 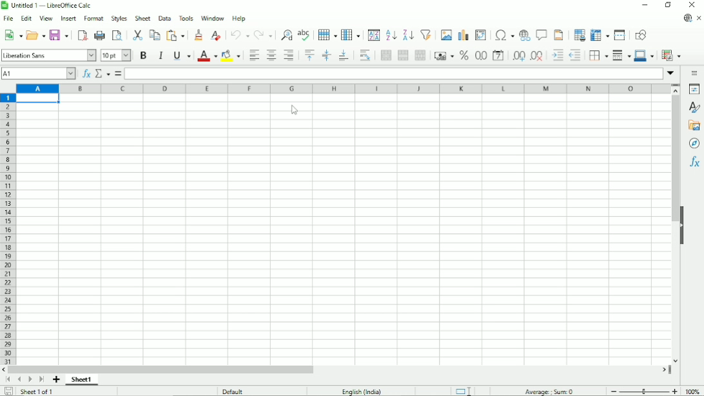 What do you see at coordinates (645, 6) in the screenshot?
I see `Minimize` at bounding box center [645, 6].